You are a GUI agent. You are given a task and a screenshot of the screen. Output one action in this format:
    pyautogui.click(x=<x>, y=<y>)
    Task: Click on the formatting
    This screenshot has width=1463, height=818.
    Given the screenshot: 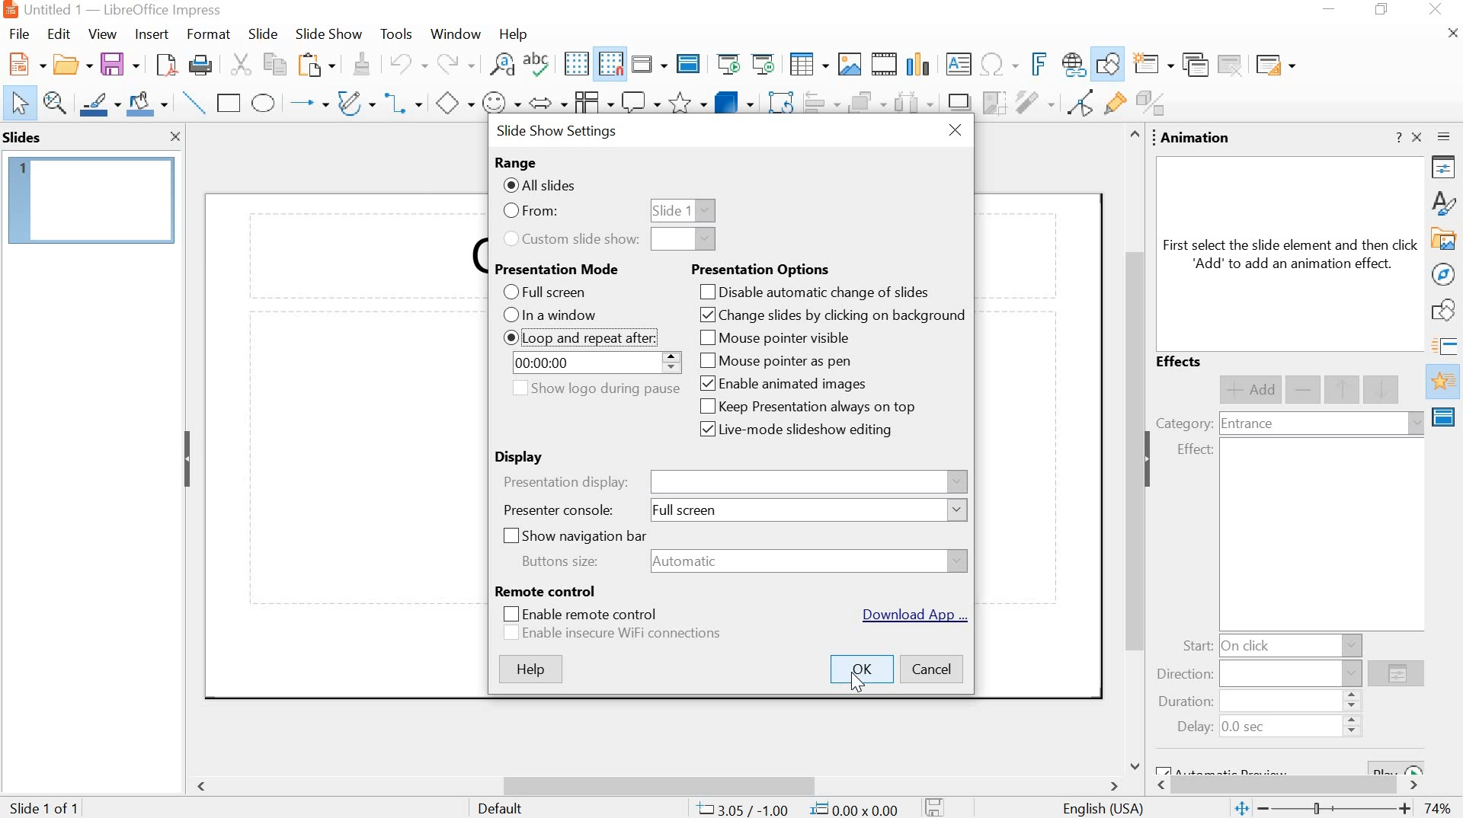 What is the action you would take?
    pyautogui.click(x=360, y=64)
    